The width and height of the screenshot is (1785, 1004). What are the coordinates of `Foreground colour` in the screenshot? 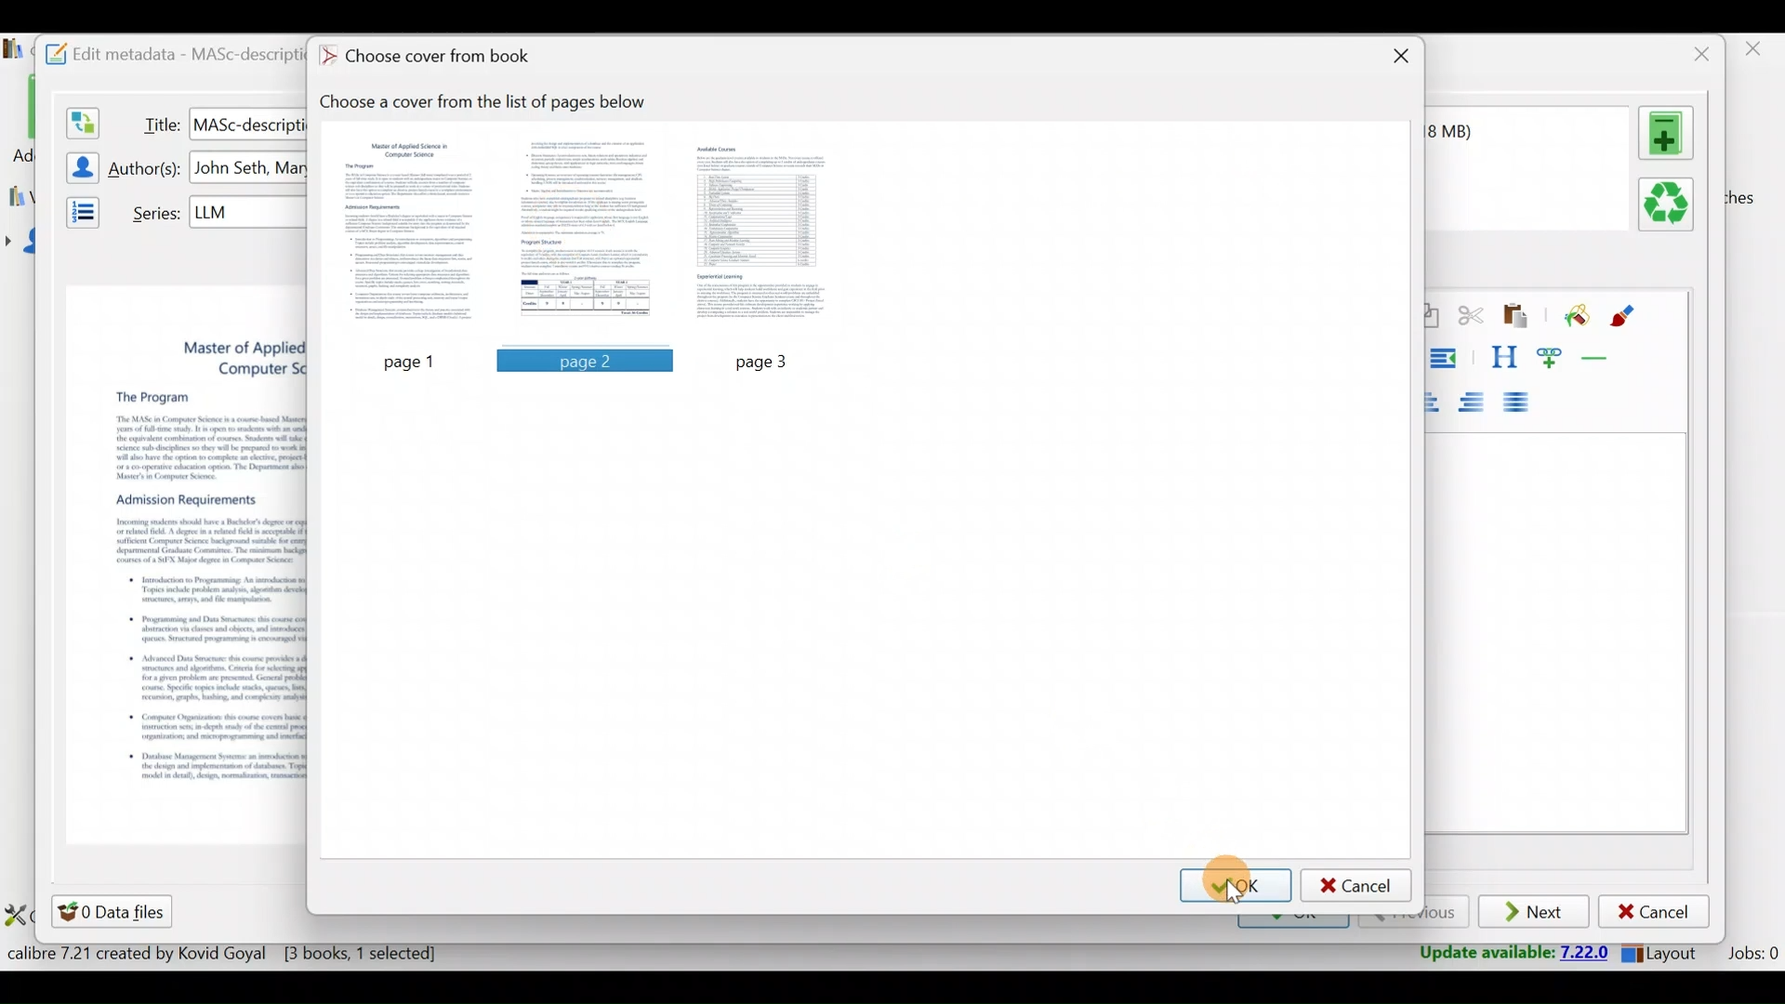 It's located at (1625, 316).